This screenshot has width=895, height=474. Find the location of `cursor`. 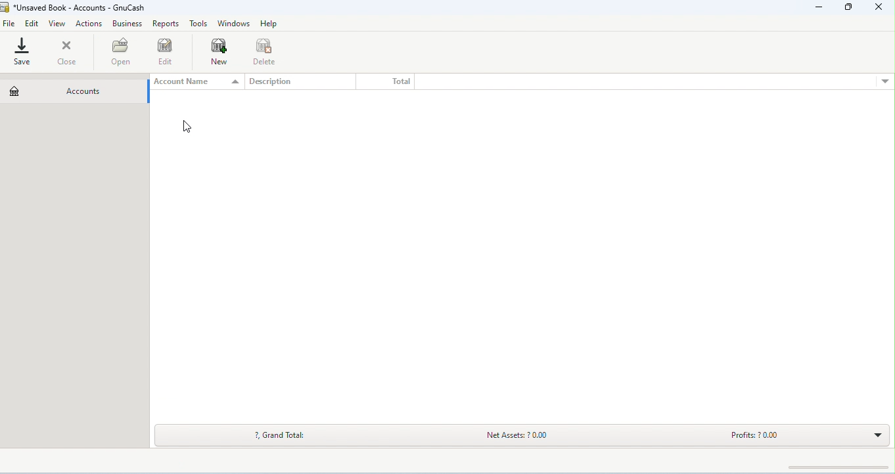

cursor is located at coordinates (185, 127).